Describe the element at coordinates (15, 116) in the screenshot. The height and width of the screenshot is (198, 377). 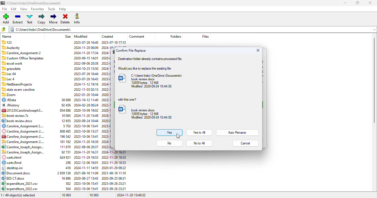
I see `.7z file` at that location.